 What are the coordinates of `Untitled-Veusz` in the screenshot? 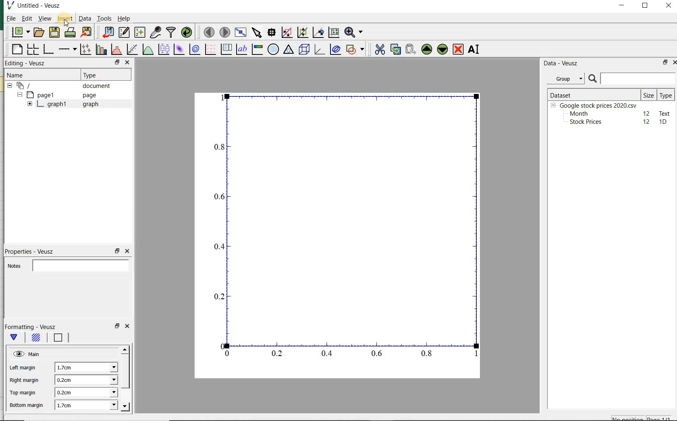 It's located at (37, 6).